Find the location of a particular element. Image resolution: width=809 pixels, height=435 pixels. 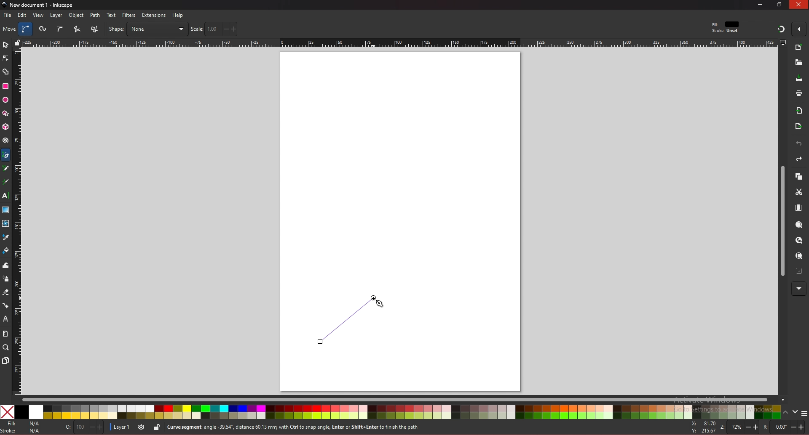

toggle visibility is located at coordinates (141, 427).